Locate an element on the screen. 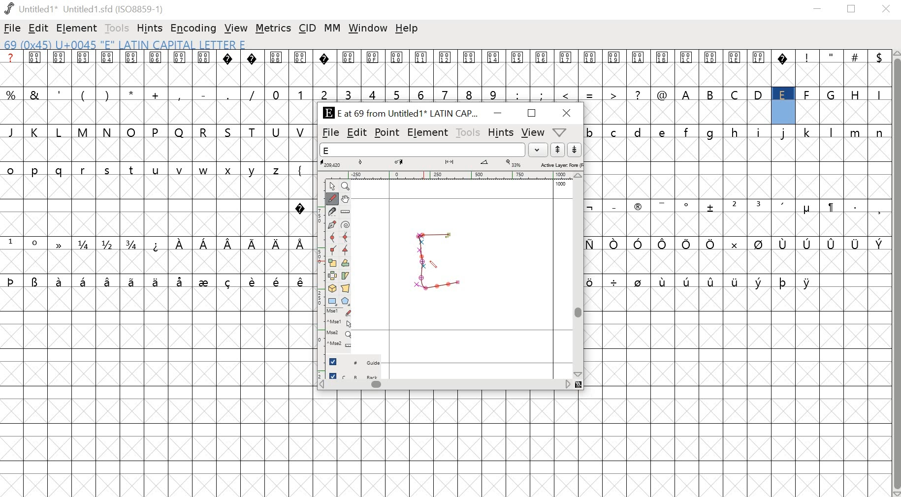 The width and height of the screenshot is (901, 497). file is located at coordinates (12, 29).